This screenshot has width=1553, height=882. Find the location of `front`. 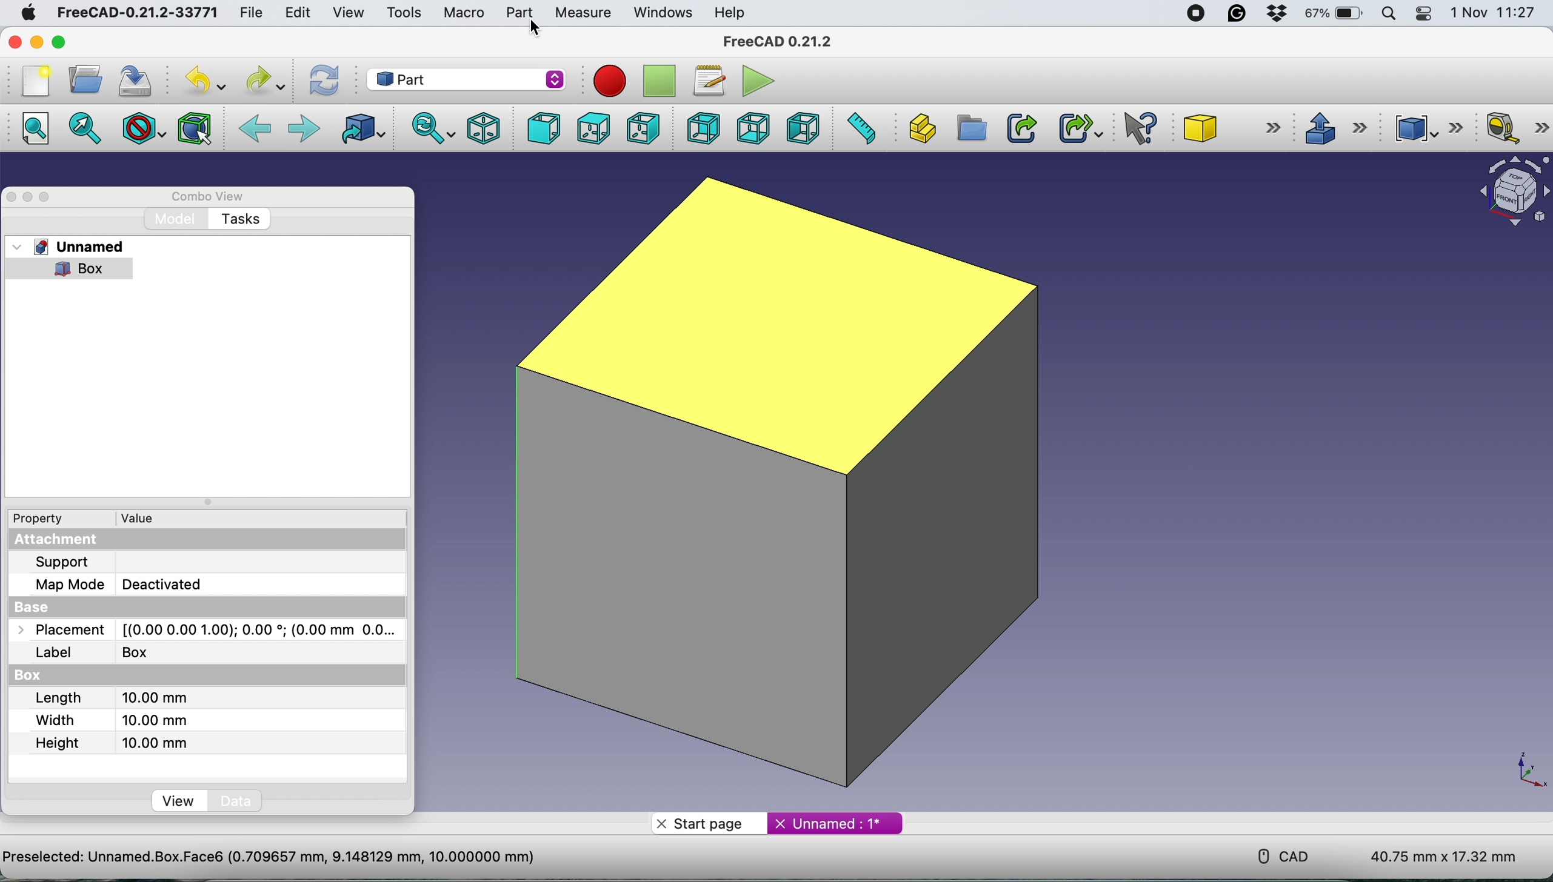

front is located at coordinates (544, 127).